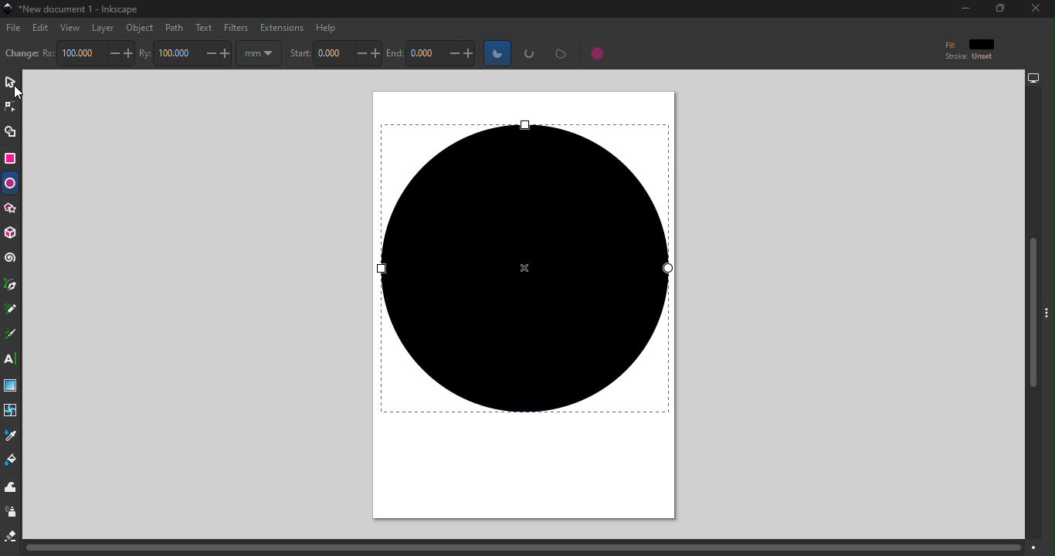 This screenshot has width=1055, height=556. What do you see at coordinates (11, 385) in the screenshot?
I see `Gradient` at bounding box center [11, 385].